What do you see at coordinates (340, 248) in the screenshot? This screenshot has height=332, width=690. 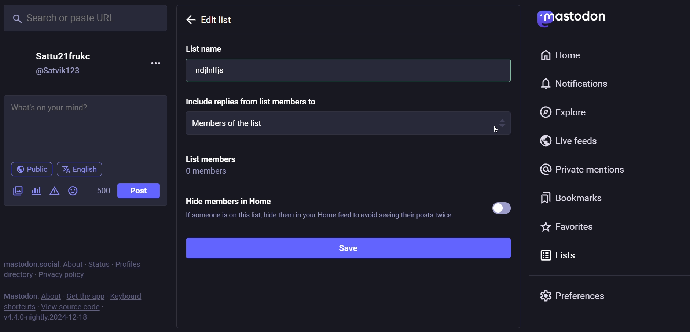 I see `save` at bounding box center [340, 248].